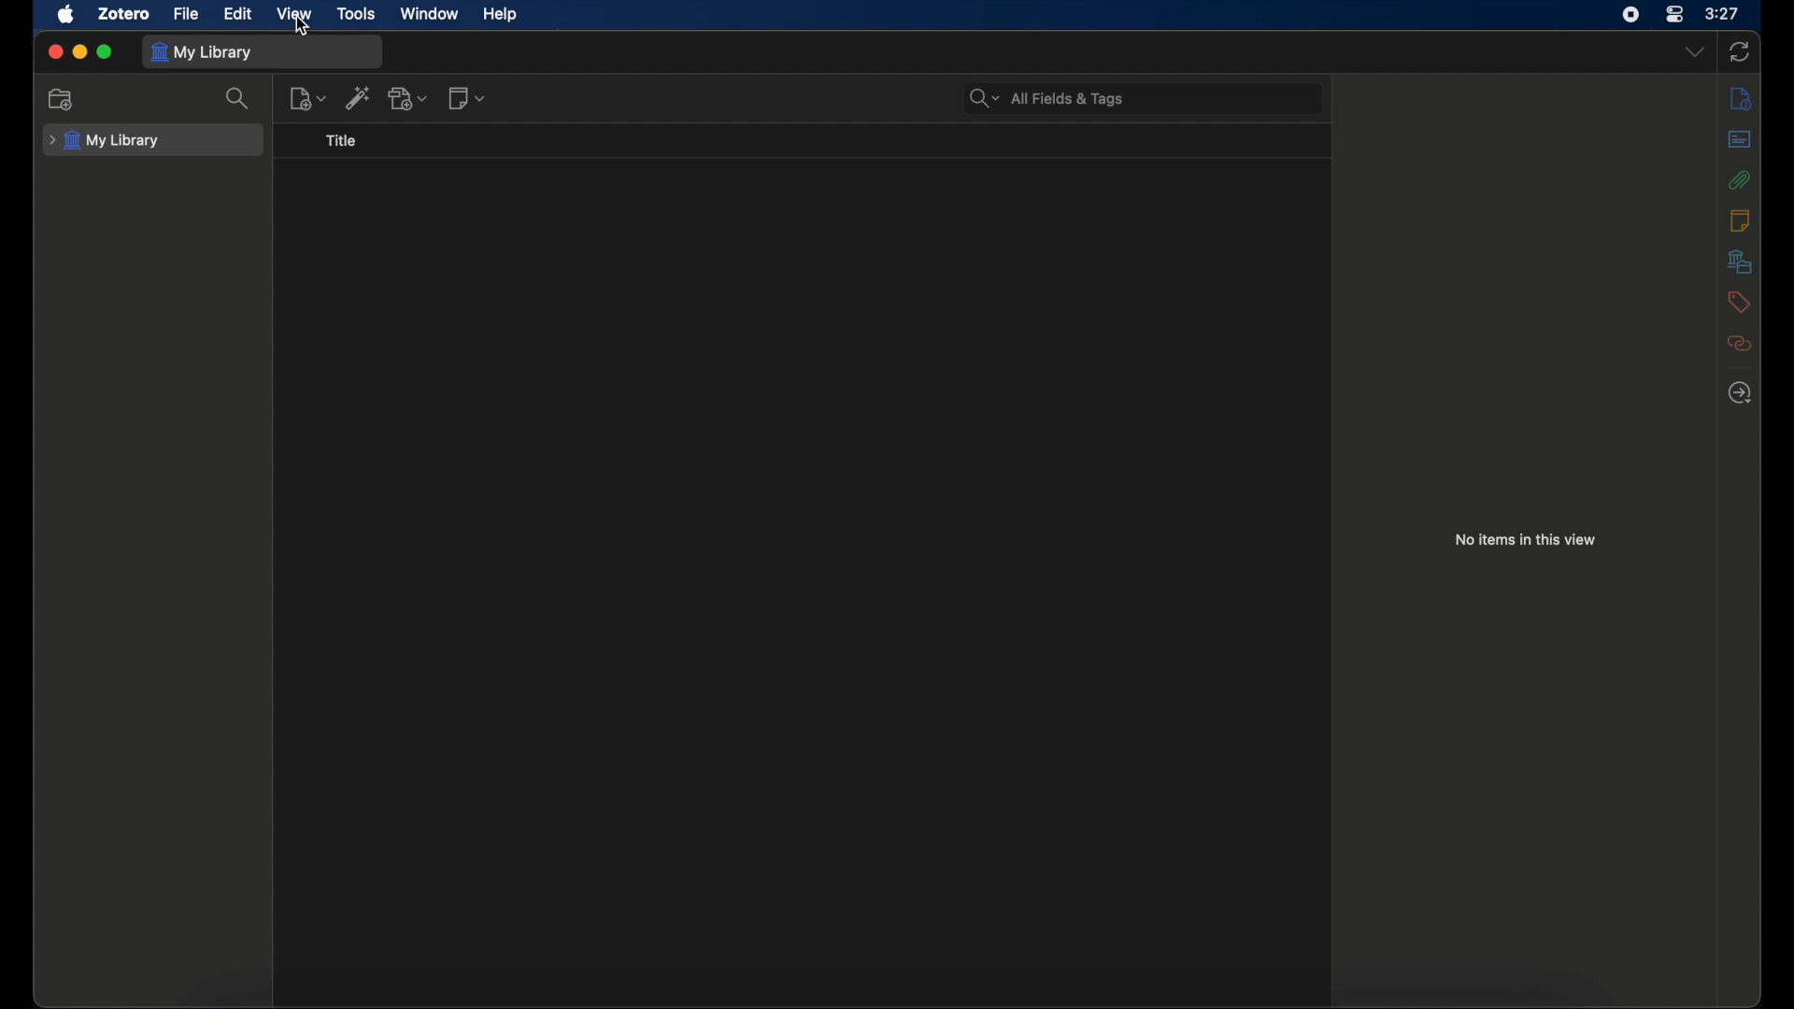 Image resolution: width=1794 pixels, height=1009 pixels. What do you see at coordinates (306, 27) in the screenshot?
I see `Cursor` at bounding box center [306, 27].